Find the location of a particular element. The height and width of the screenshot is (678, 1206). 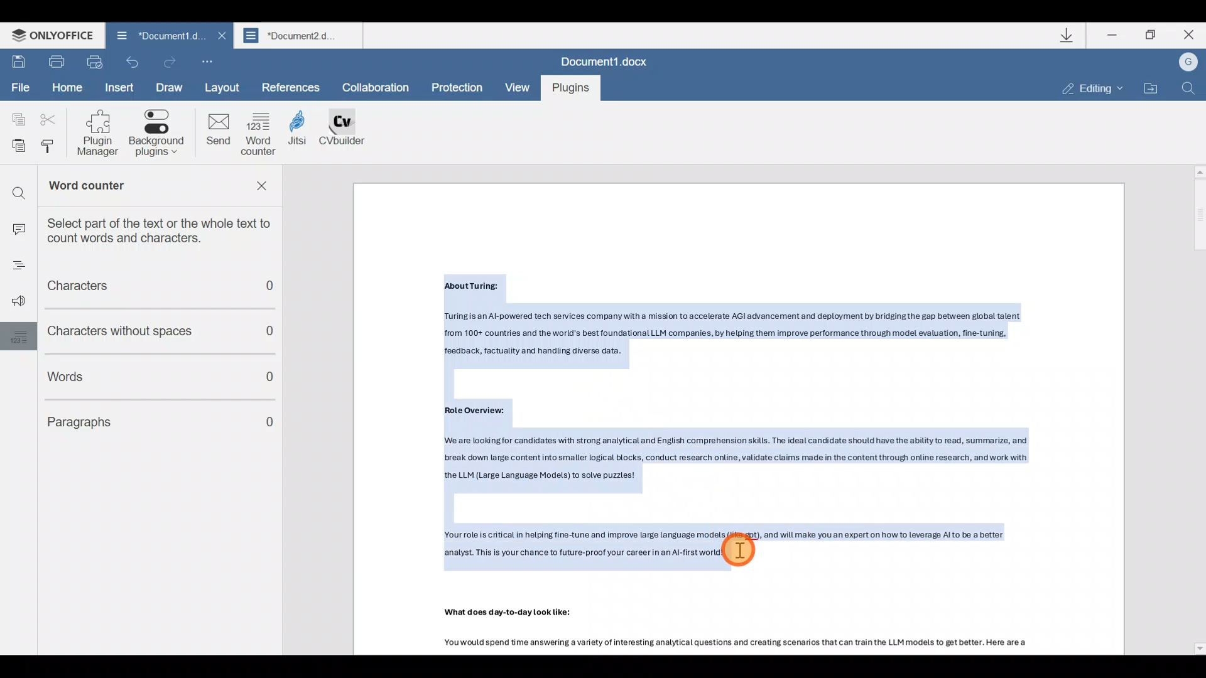

input is located at coordinates (18, 225).